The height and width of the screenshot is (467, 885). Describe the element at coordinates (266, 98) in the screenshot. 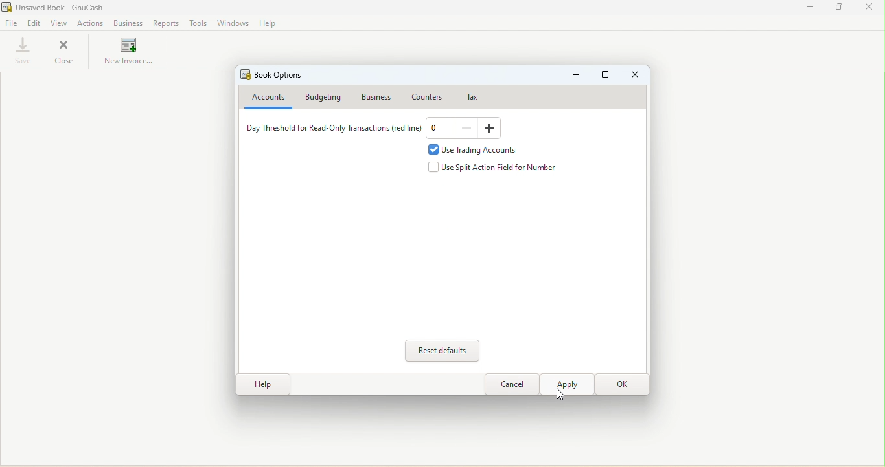

I see `Accounts` at that location.